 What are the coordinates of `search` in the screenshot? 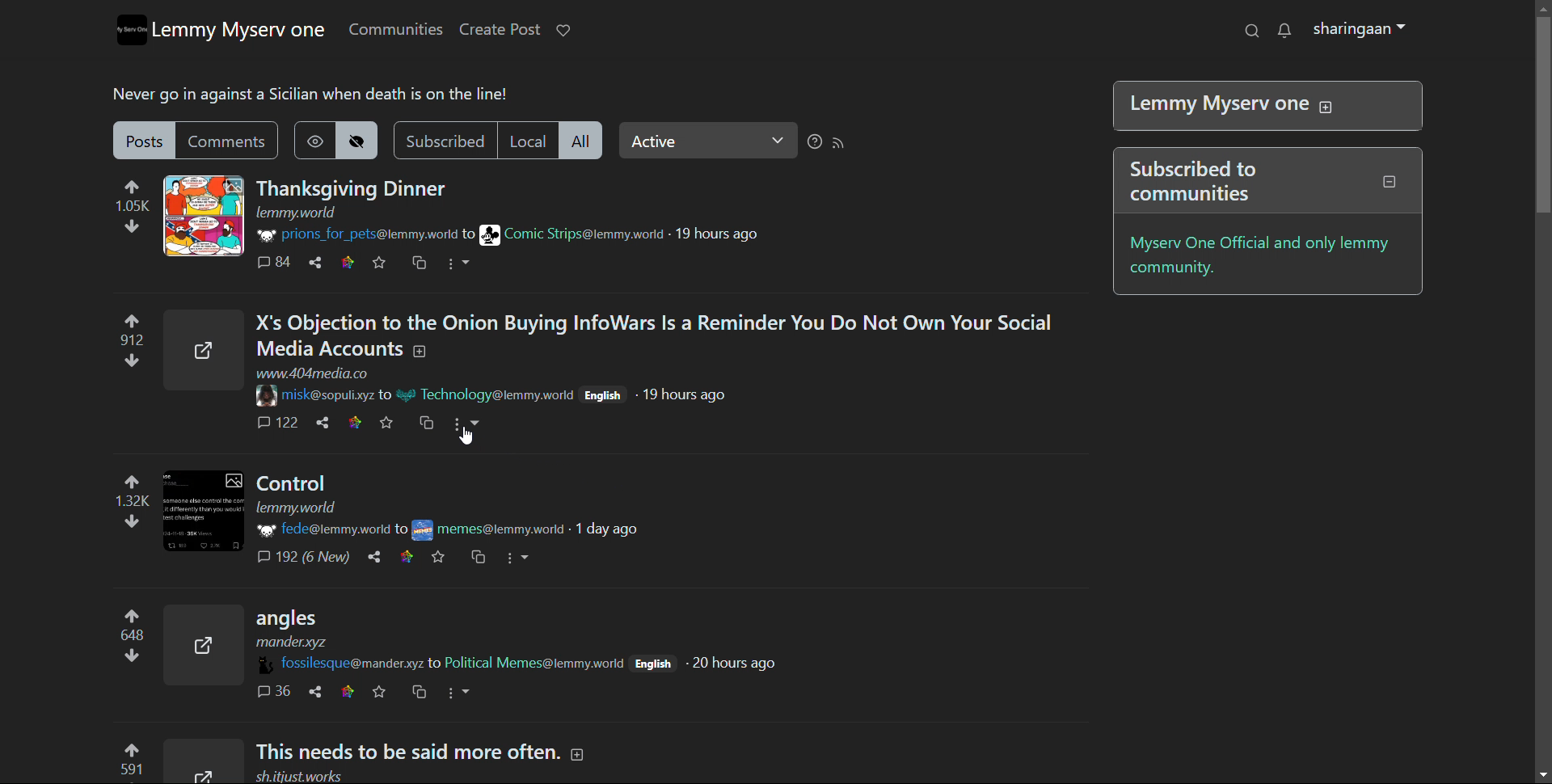 It's located at (1250, 31).